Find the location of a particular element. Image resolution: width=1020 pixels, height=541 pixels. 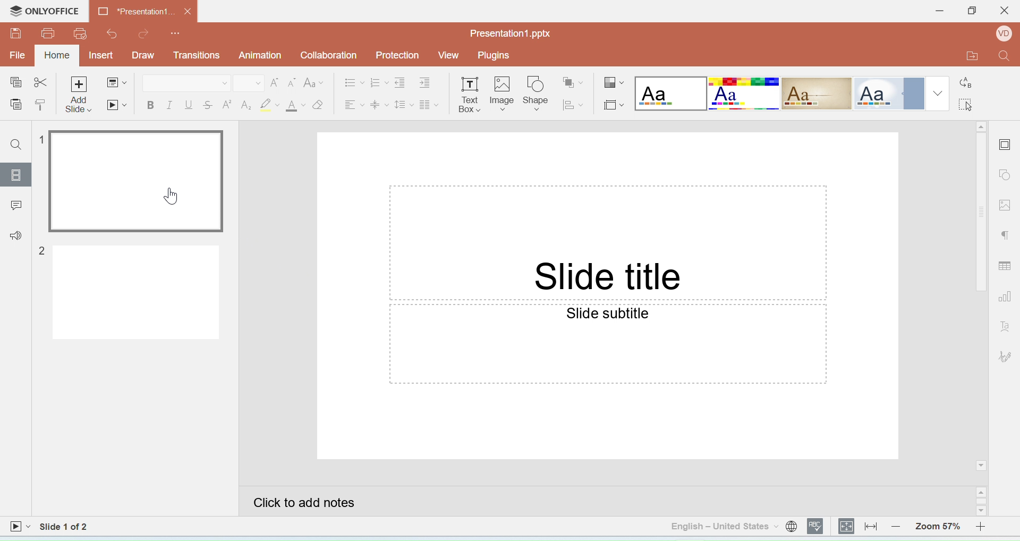

Insert columns is located at coordinates (429, 103).